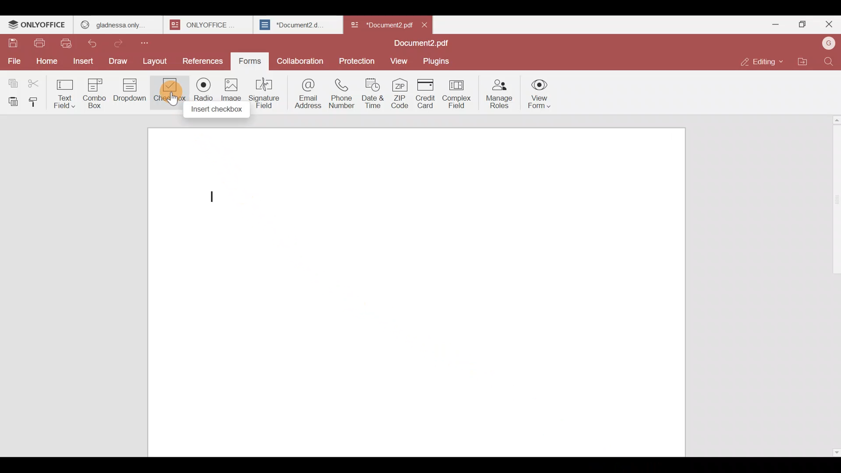 The image size is (841, 473). I want to click on Credit card, so click(424, 94).